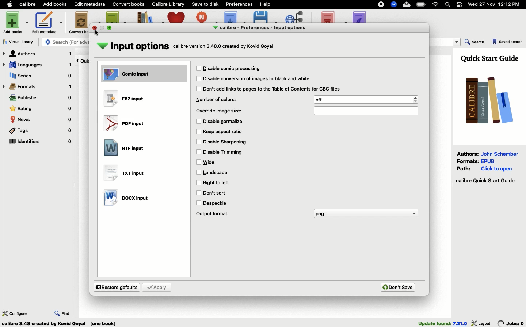 The height and width of the screenshot is (327, 526). I want to click on Checkbox, so click(198, 121).